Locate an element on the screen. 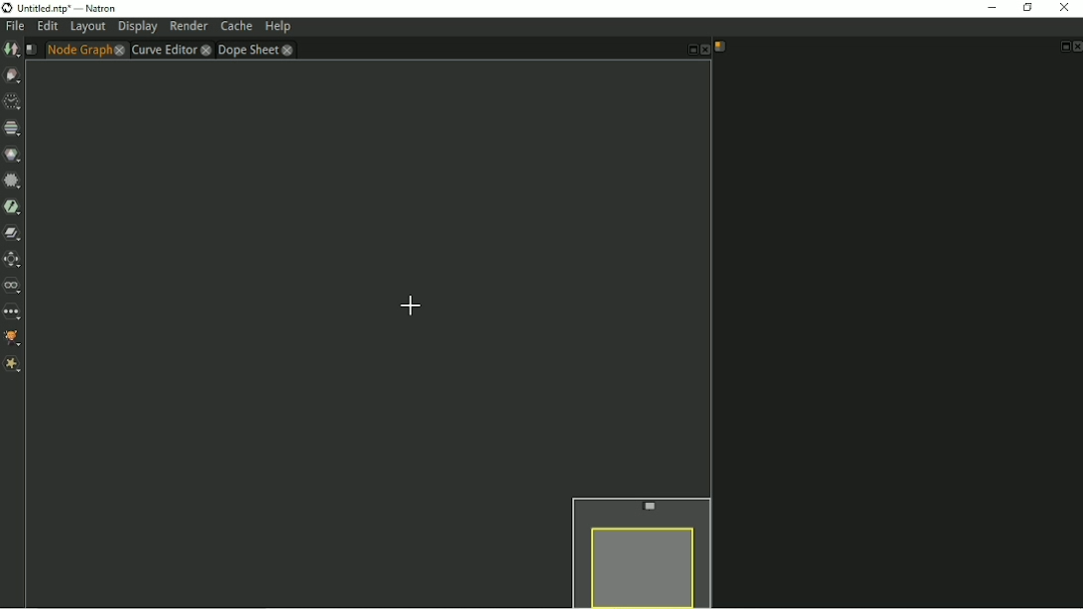 Image resolution: width=1083 pixels, height=609 pixels. Keyer is located at coordinates (13, 206).